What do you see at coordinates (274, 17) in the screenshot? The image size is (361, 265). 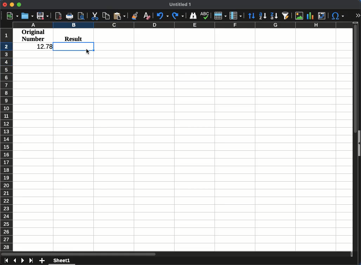 I see `decending ` at bounding box center [274, 17].